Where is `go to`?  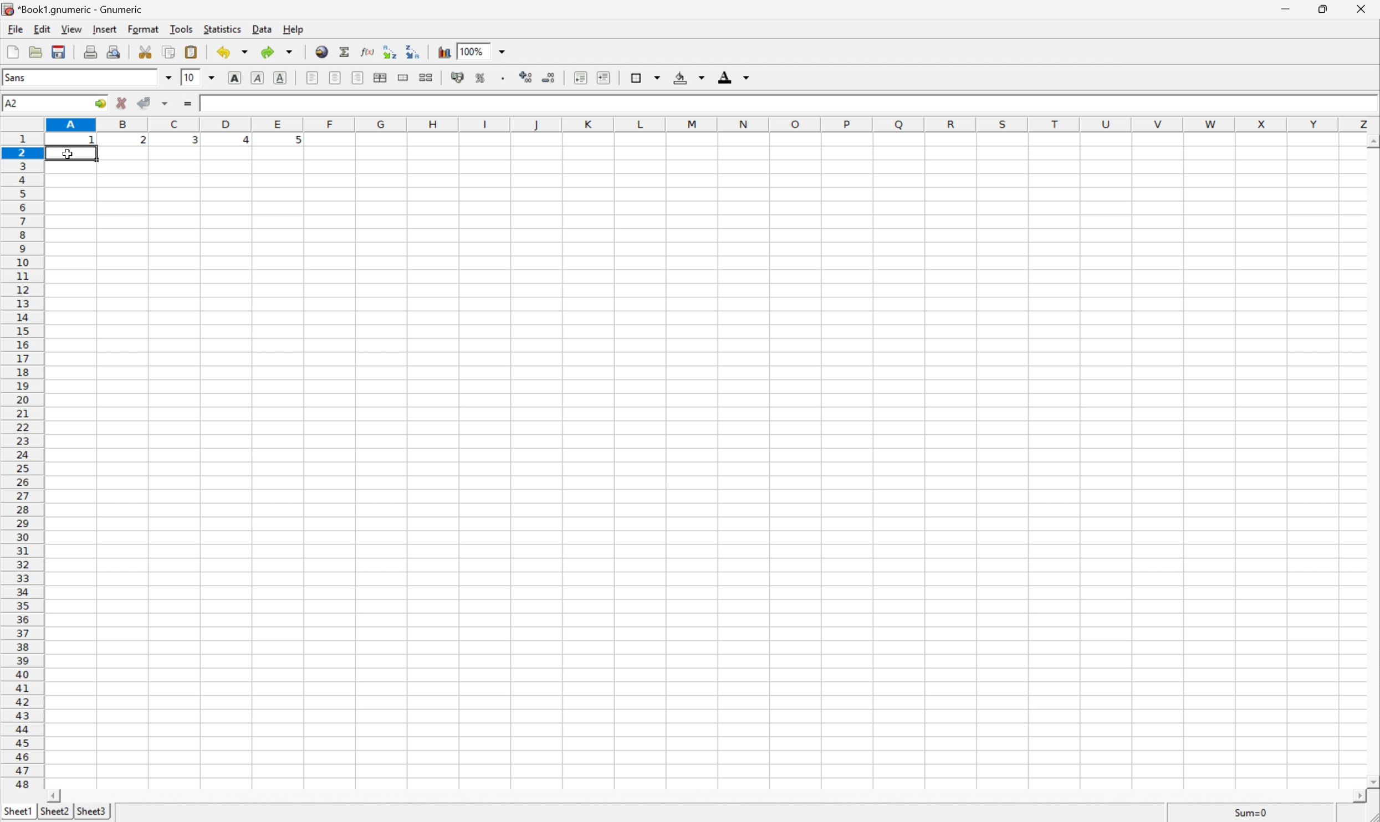 go to is located at coordinates (101, 104).